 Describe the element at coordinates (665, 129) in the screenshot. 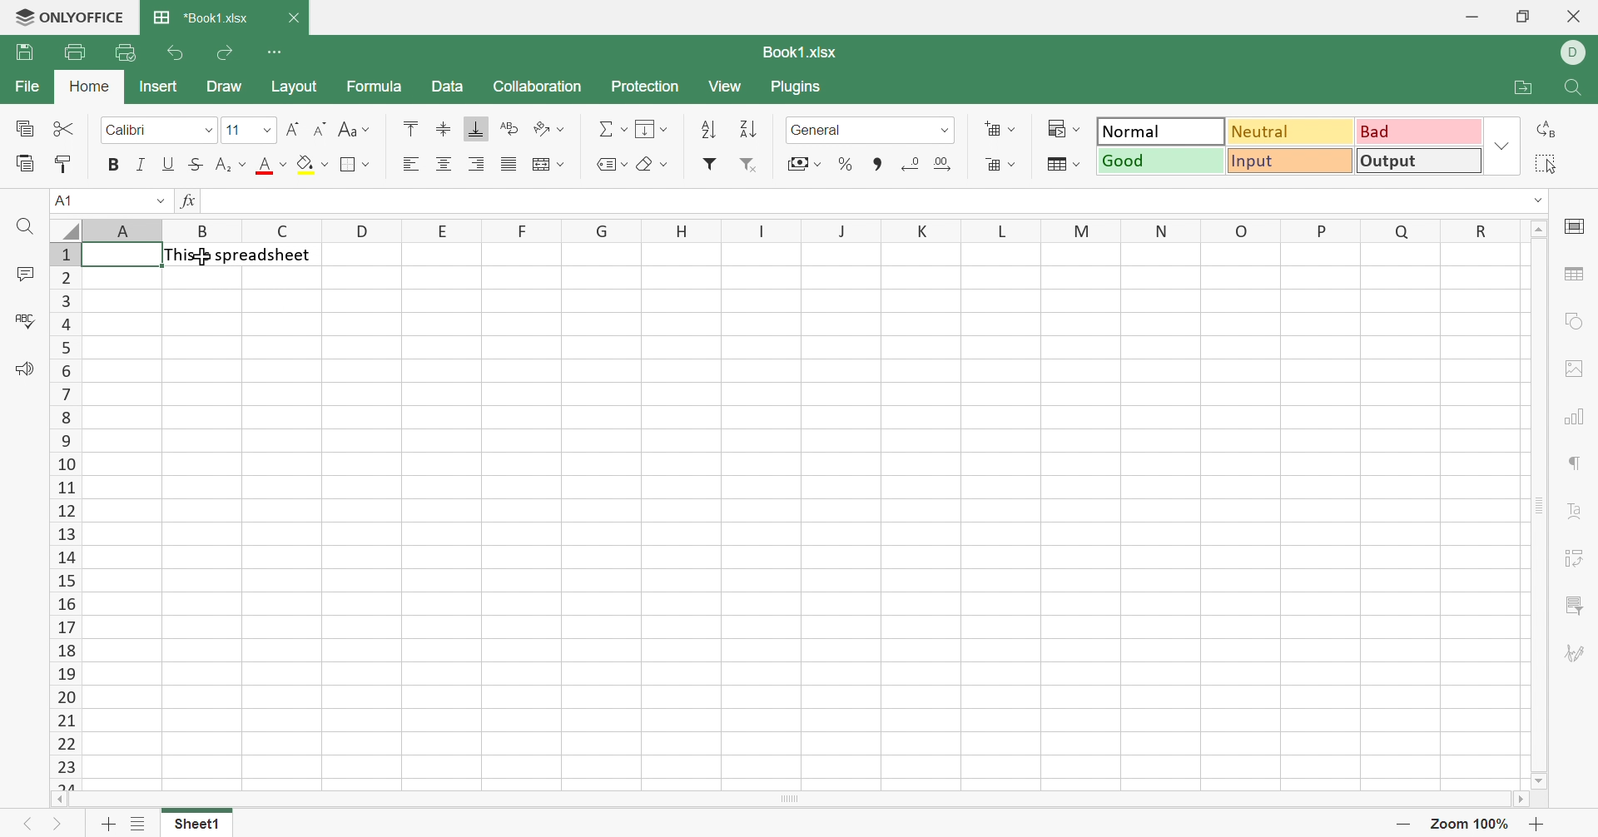

I see `Drop Down` at that location.